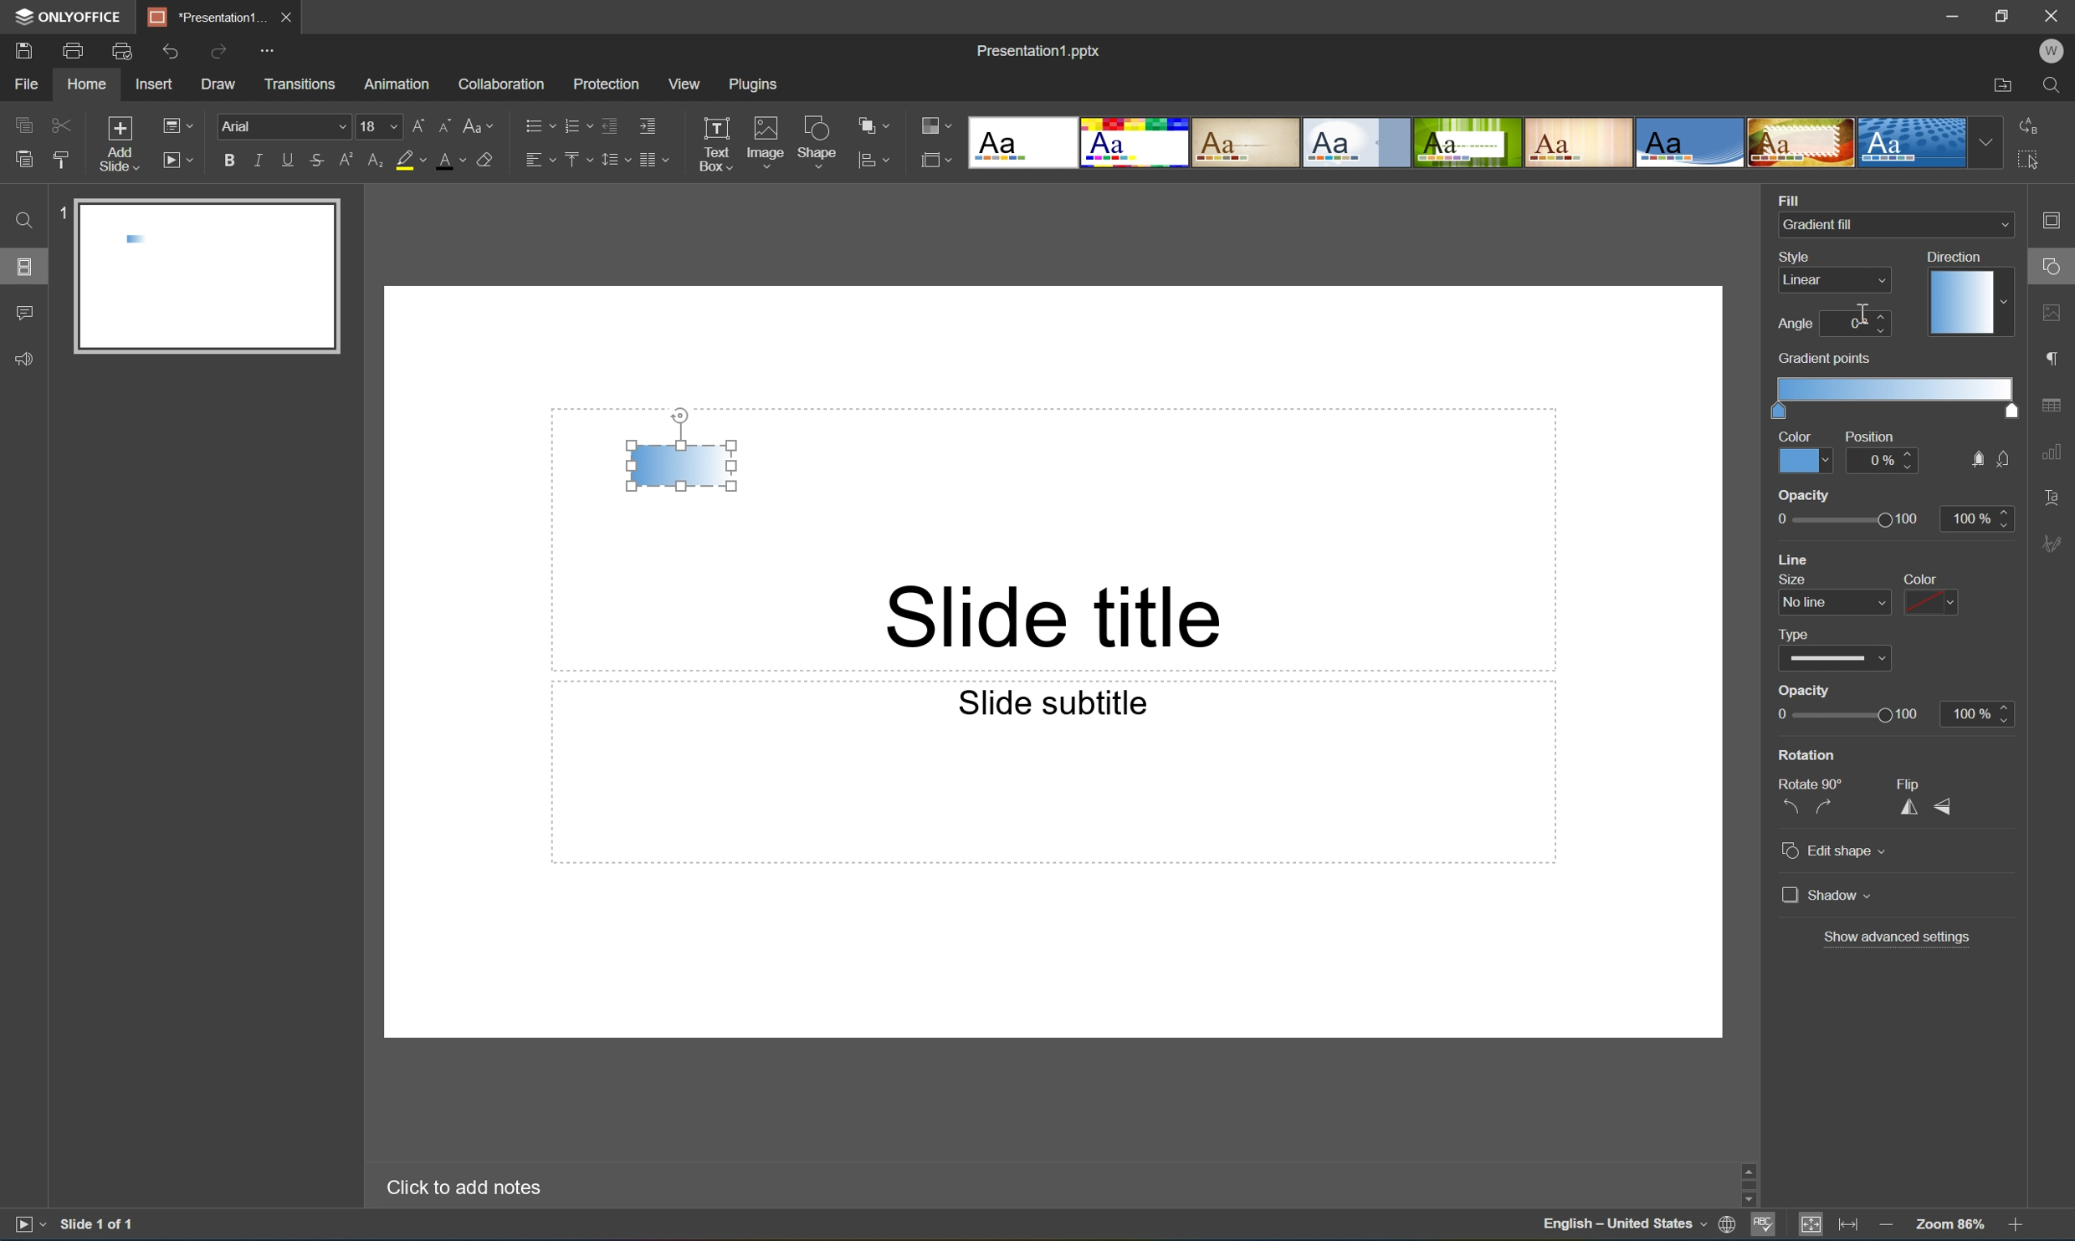 This screenshot has height=1241, width=2075. What do you see at coordinates (221, 54) in the screenshot?
I see `Redo` at bounding box center [221, 54].